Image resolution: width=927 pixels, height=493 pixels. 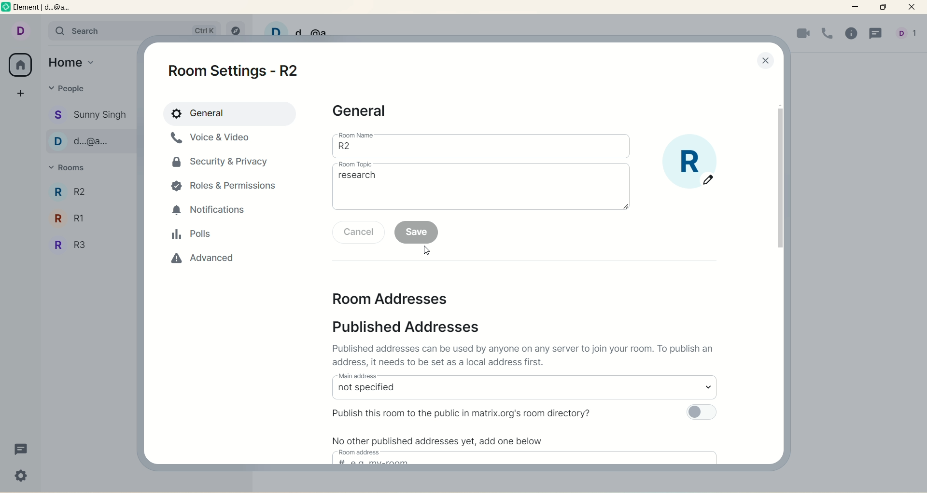 I want to click on voice call, so click(x=828, y=33).